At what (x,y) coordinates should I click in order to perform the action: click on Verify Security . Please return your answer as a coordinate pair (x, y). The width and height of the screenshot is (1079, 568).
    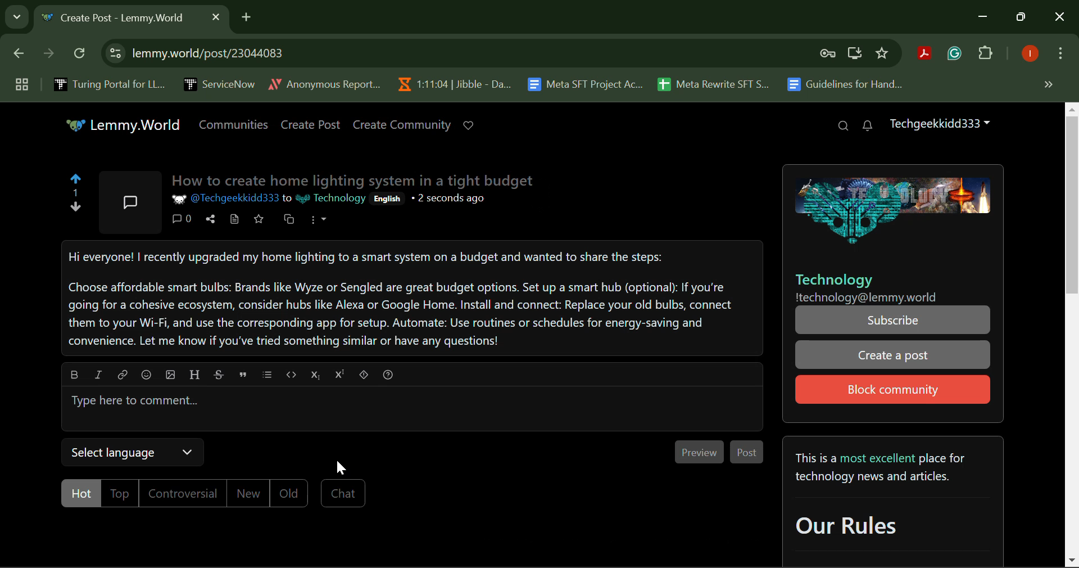
    Looking at the image, I should click on (829, 53).